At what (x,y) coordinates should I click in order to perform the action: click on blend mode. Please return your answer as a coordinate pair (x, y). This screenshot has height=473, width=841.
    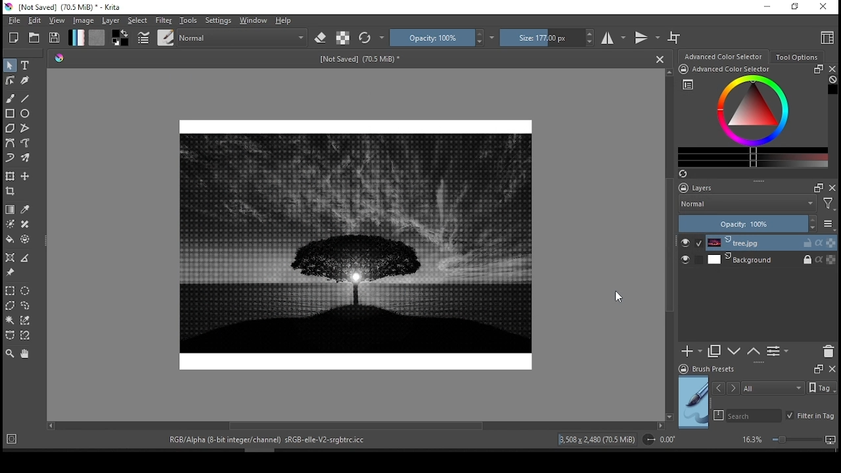
    Looking at the image, I should click on (758, 204).